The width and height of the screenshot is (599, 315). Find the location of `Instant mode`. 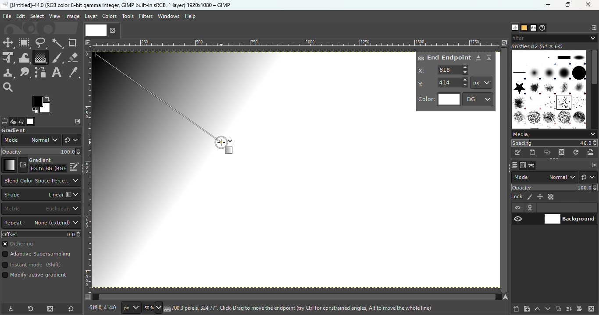

Instant mode is located at coordinates (31, 266).